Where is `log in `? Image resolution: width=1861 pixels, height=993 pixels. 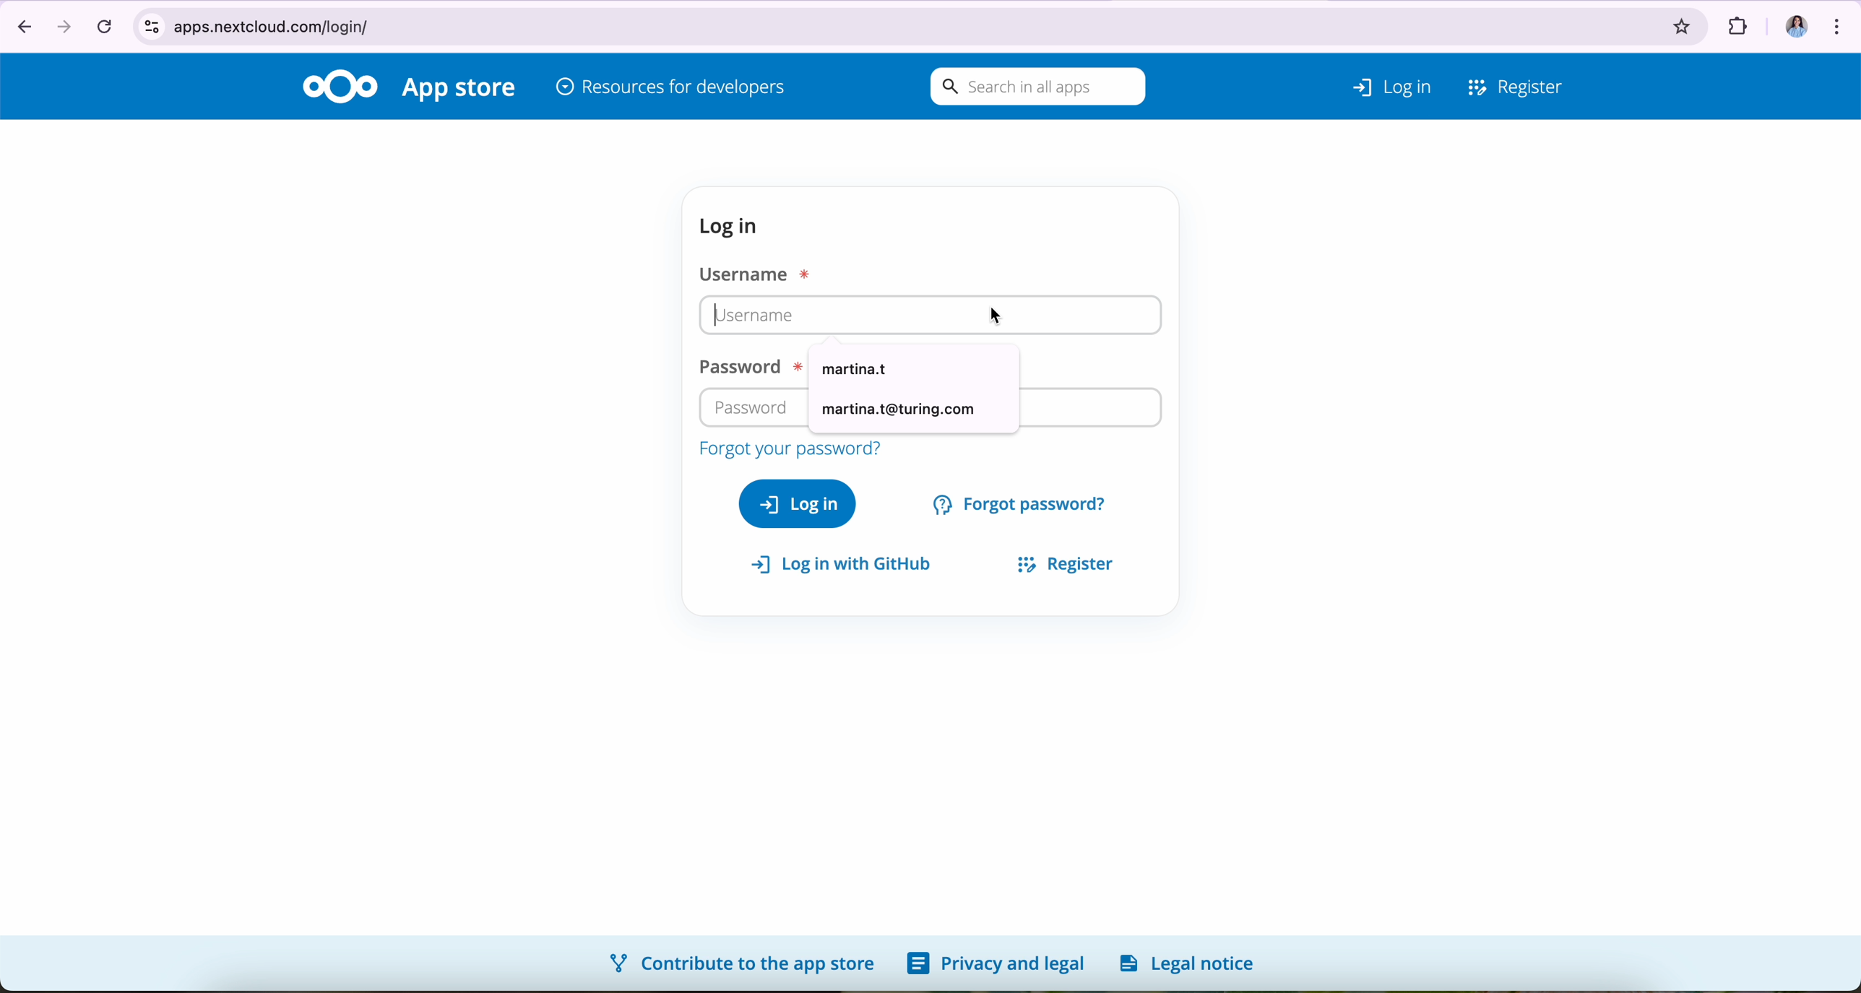 log in  is located at coordinates (798, 503).